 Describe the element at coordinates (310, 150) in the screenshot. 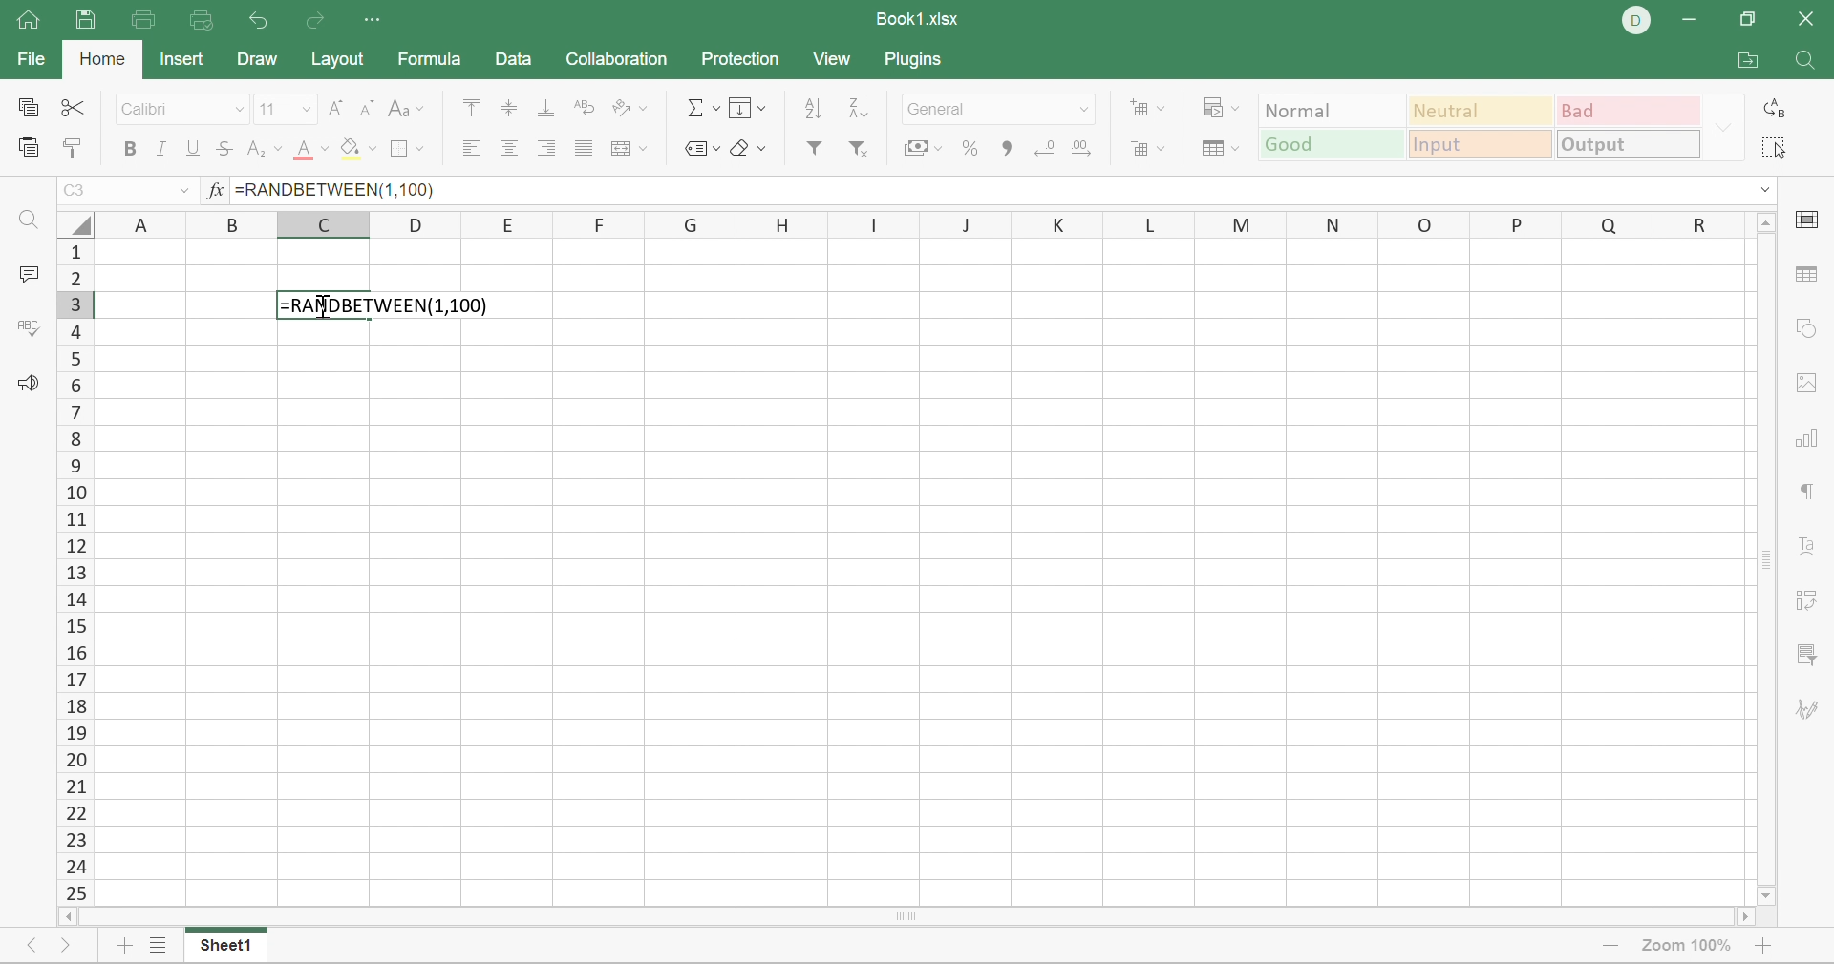

I see `Font color` at that location.